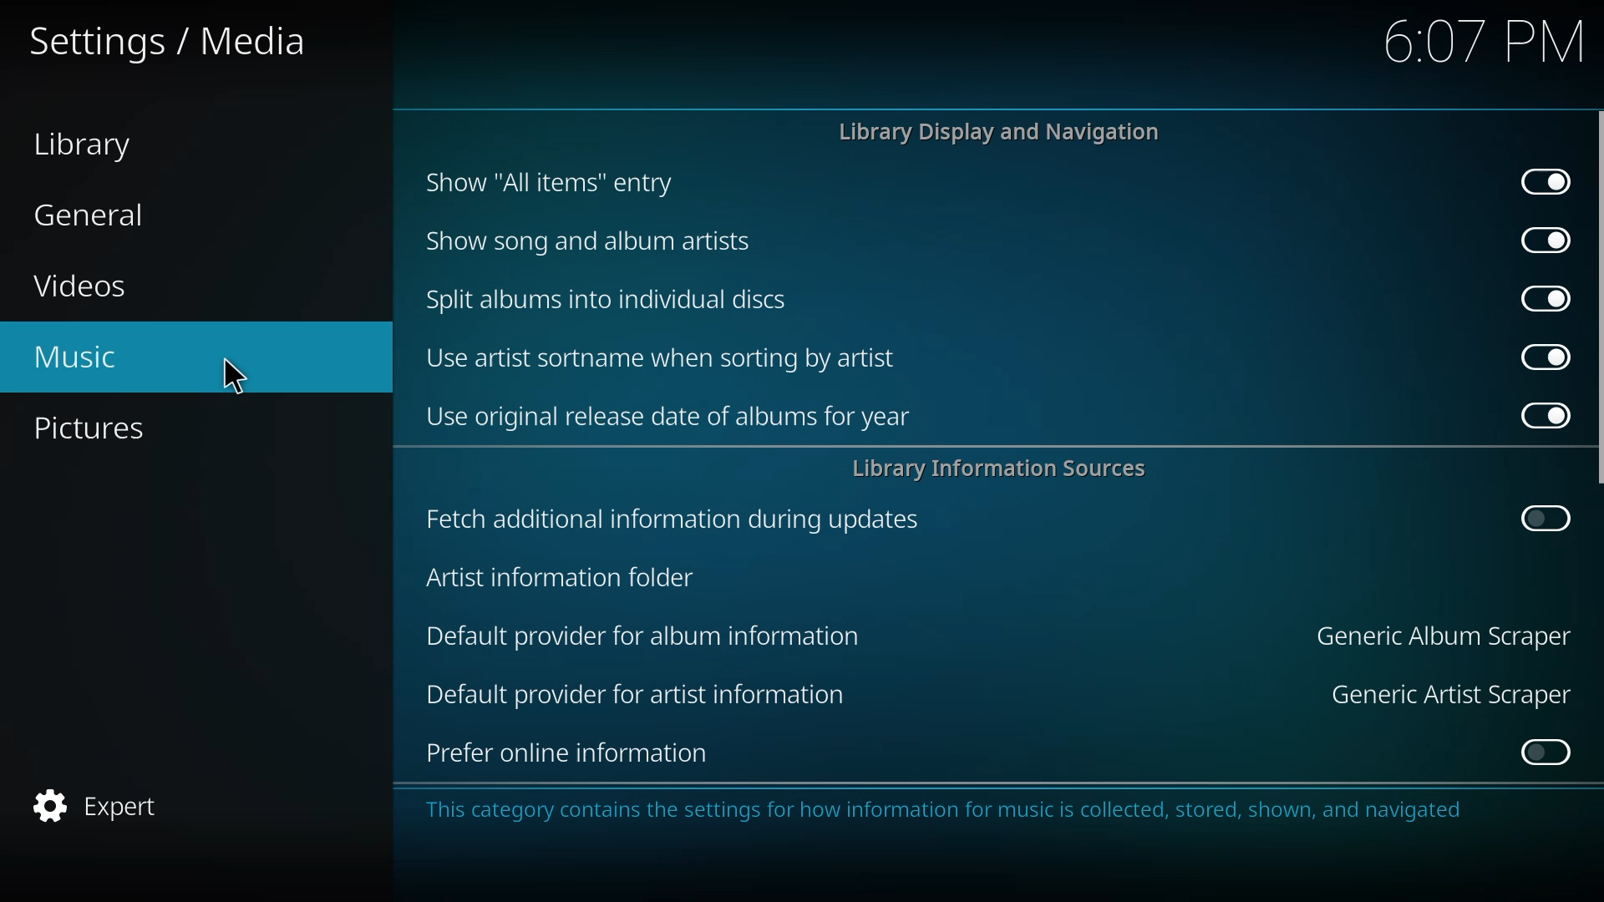 This screenshot has height=902, width=1604. What do you see at coordinates (941, 817) in the screenshot?
I see `This category contains the settings for how information for music is collected, stored, shown, and navigated` at bounding box center [941, 817].